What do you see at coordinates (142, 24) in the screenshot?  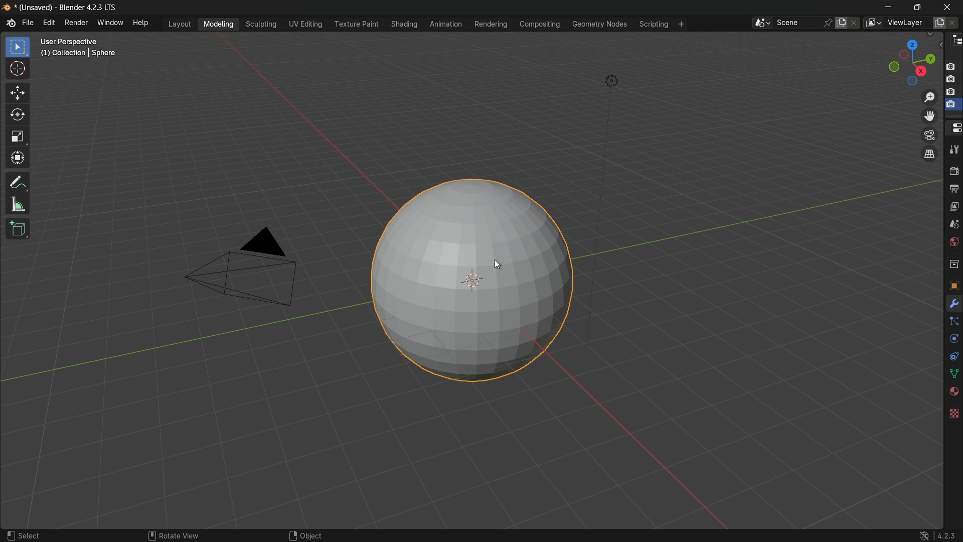 I see `help menu` at bounding box center [142, 24].